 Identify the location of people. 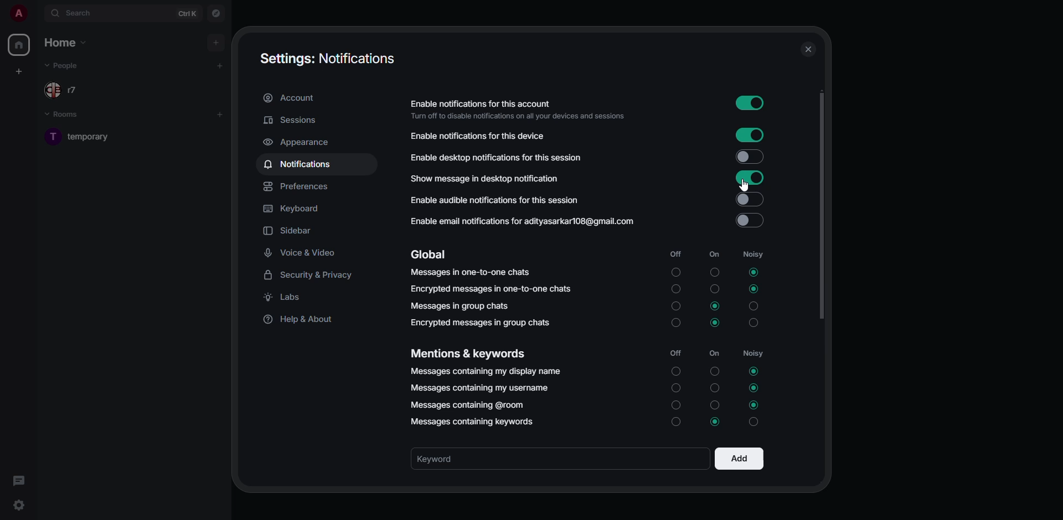
(64, 90).